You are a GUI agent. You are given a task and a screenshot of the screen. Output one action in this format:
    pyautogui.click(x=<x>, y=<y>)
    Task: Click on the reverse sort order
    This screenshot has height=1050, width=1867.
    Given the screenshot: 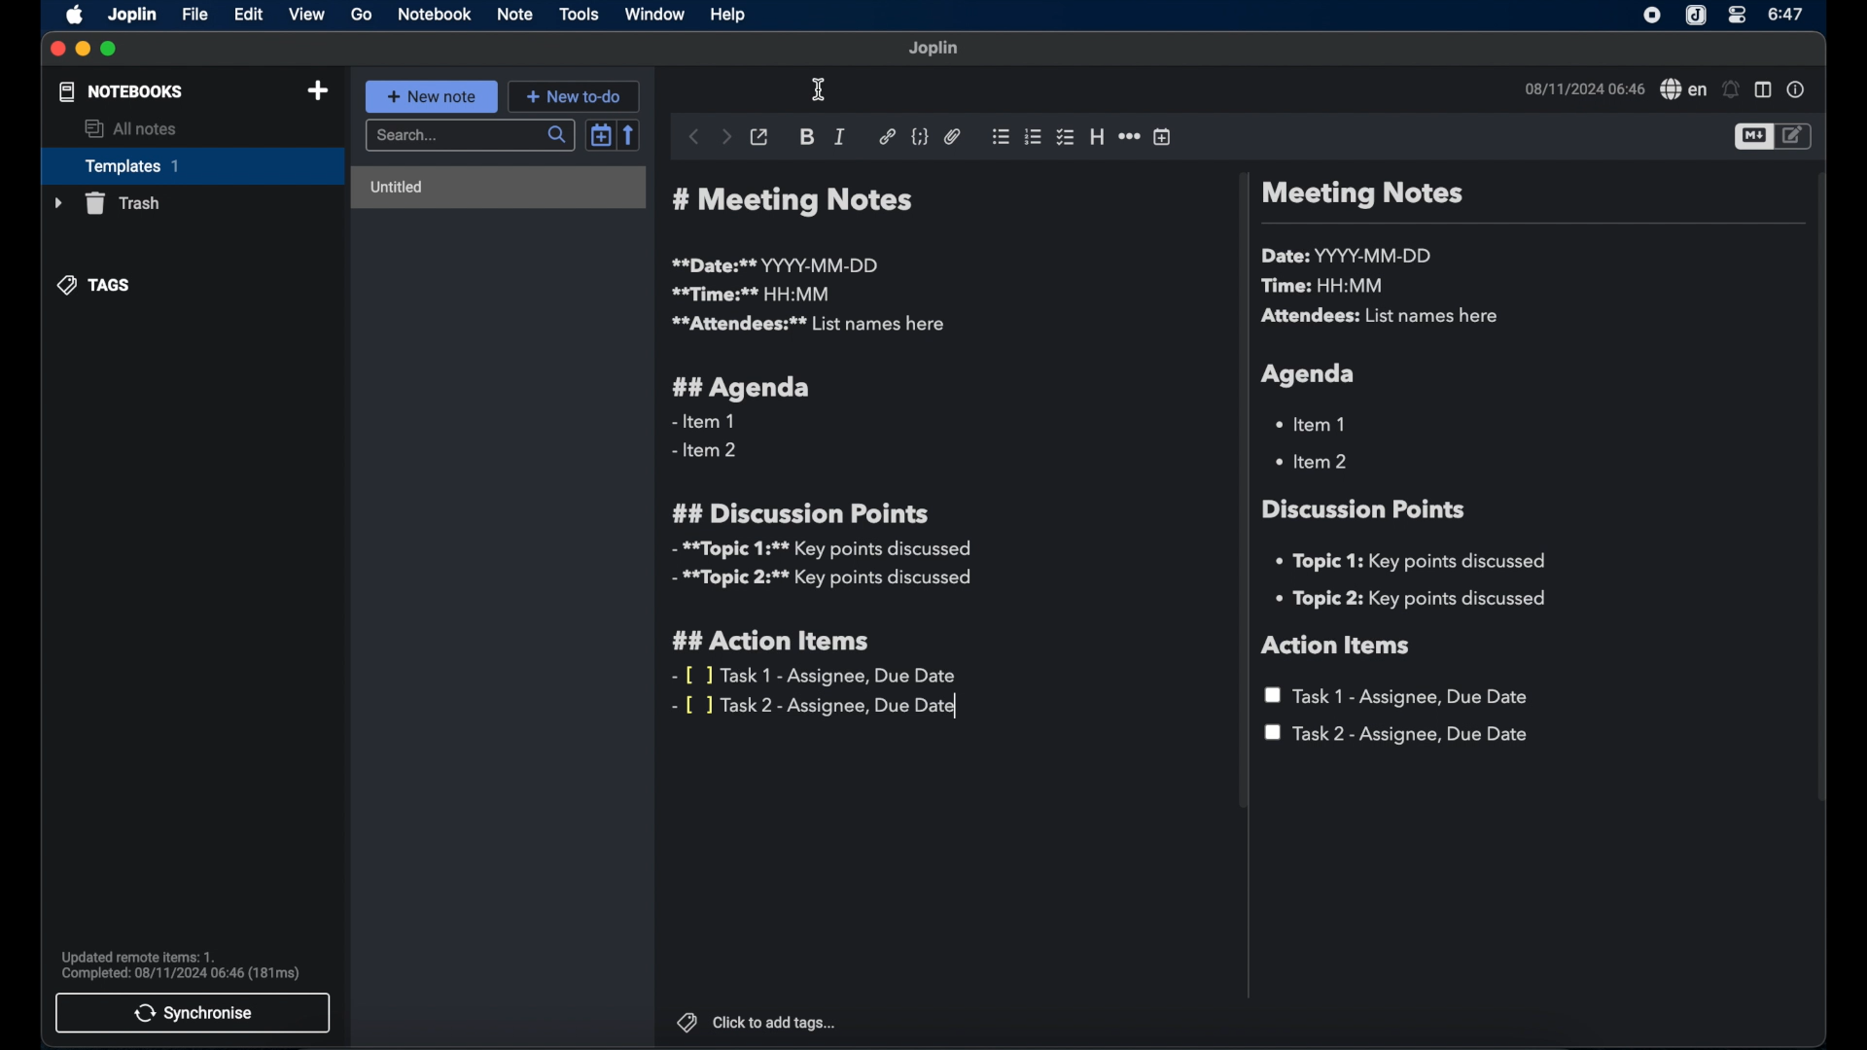 What is the action you would take?
    pyautogui.click(x=631, y=135)
    